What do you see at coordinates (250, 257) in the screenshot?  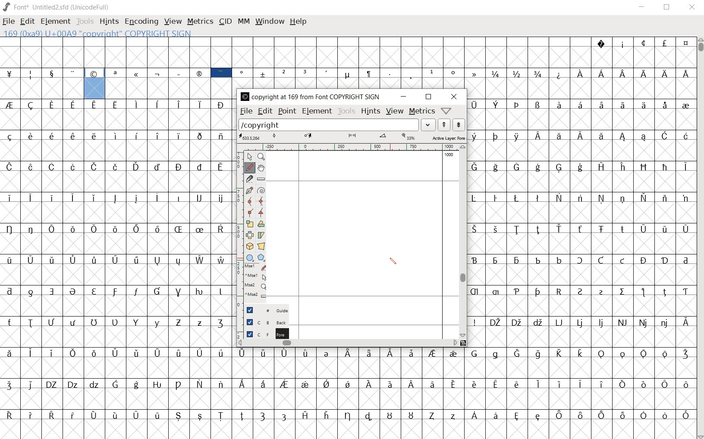 I see `rectangle or ellipse` at bounding box center [250, 257].